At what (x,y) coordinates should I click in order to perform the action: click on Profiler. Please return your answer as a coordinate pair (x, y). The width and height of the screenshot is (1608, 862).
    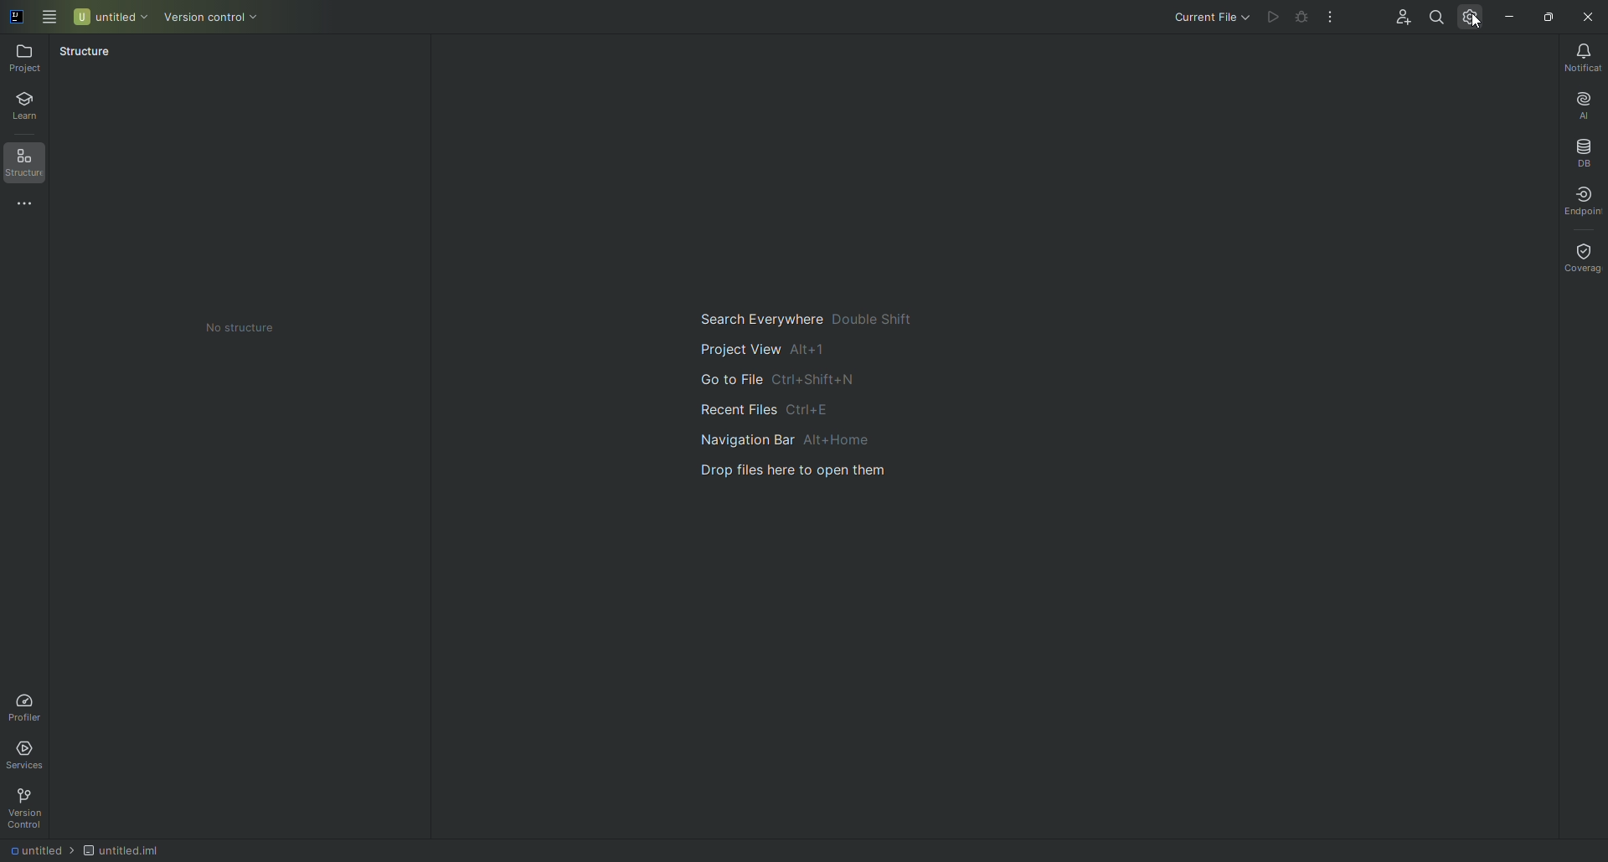
    Looking at the image, I should click on (28, 706).